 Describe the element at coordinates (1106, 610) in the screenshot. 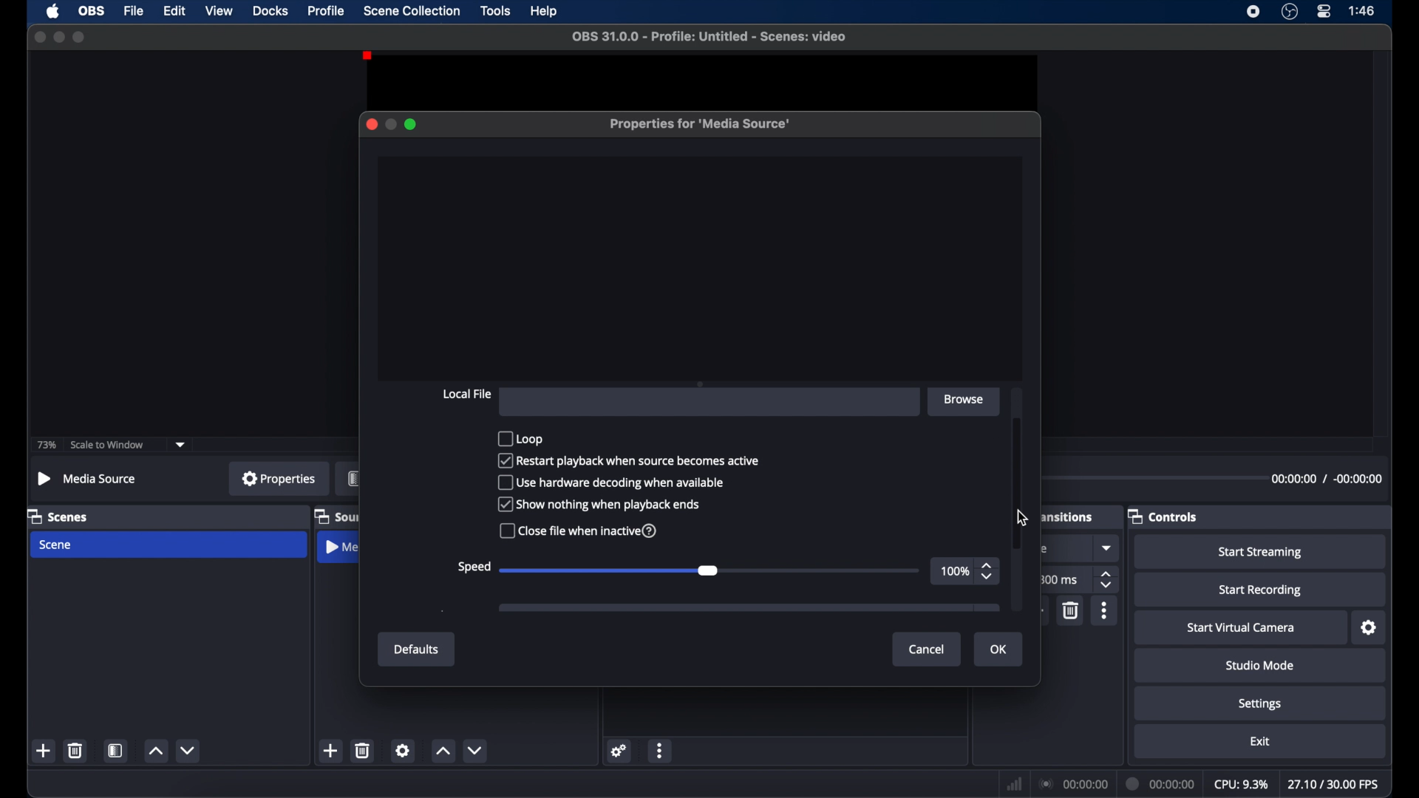

I see `more options` at that location.